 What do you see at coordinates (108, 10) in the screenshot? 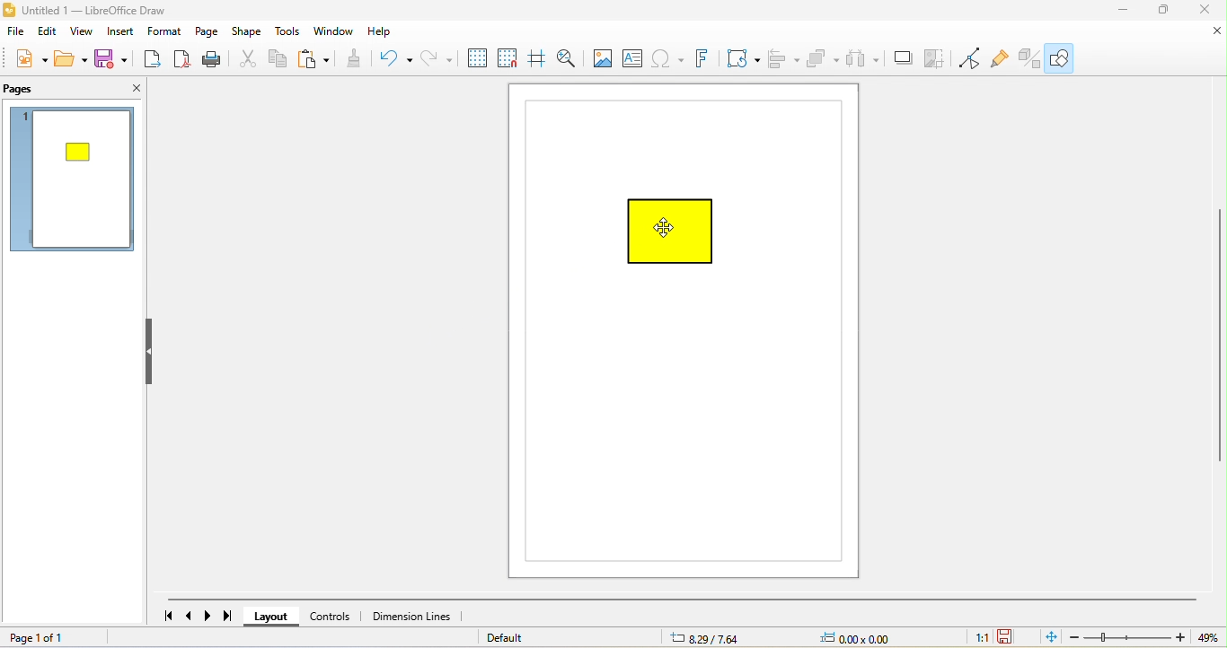
I see `untitled 1- libre office draw` at bounding box center [108, 10].